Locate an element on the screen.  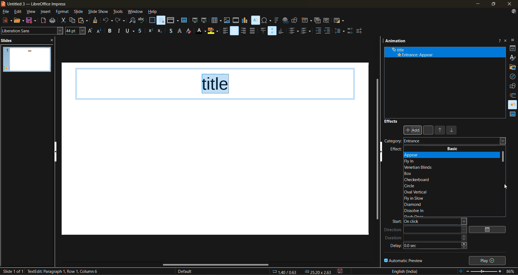
open is located at coordinates (20, 20).